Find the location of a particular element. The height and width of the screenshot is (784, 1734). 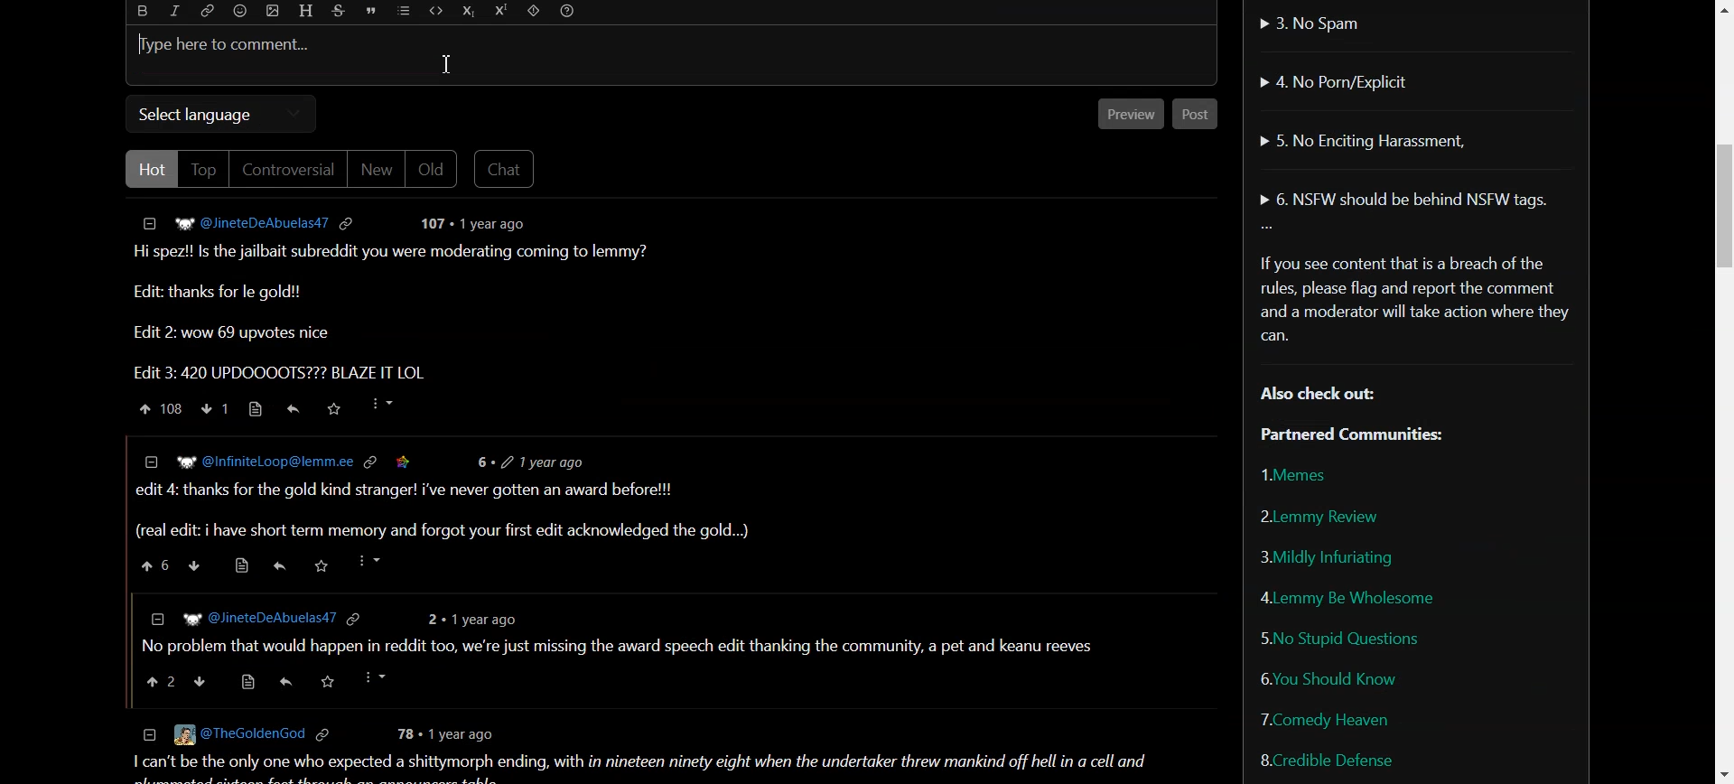

Chat is located at coordinates (506, 169).